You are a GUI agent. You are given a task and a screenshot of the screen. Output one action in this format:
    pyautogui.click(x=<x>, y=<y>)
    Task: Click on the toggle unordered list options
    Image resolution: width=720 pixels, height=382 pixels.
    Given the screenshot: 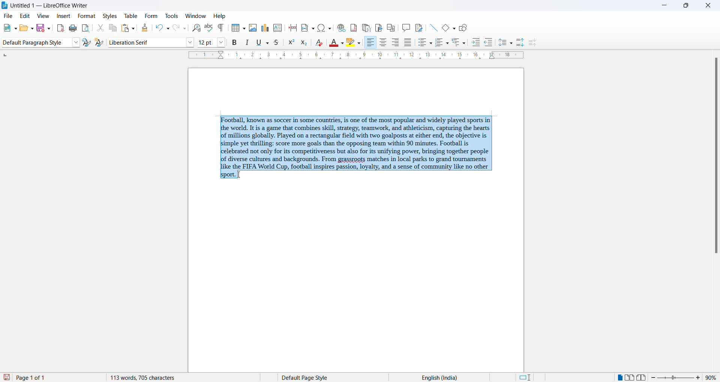 What is the action you would take?
    pyautogui.click(x=430, y=44)
    